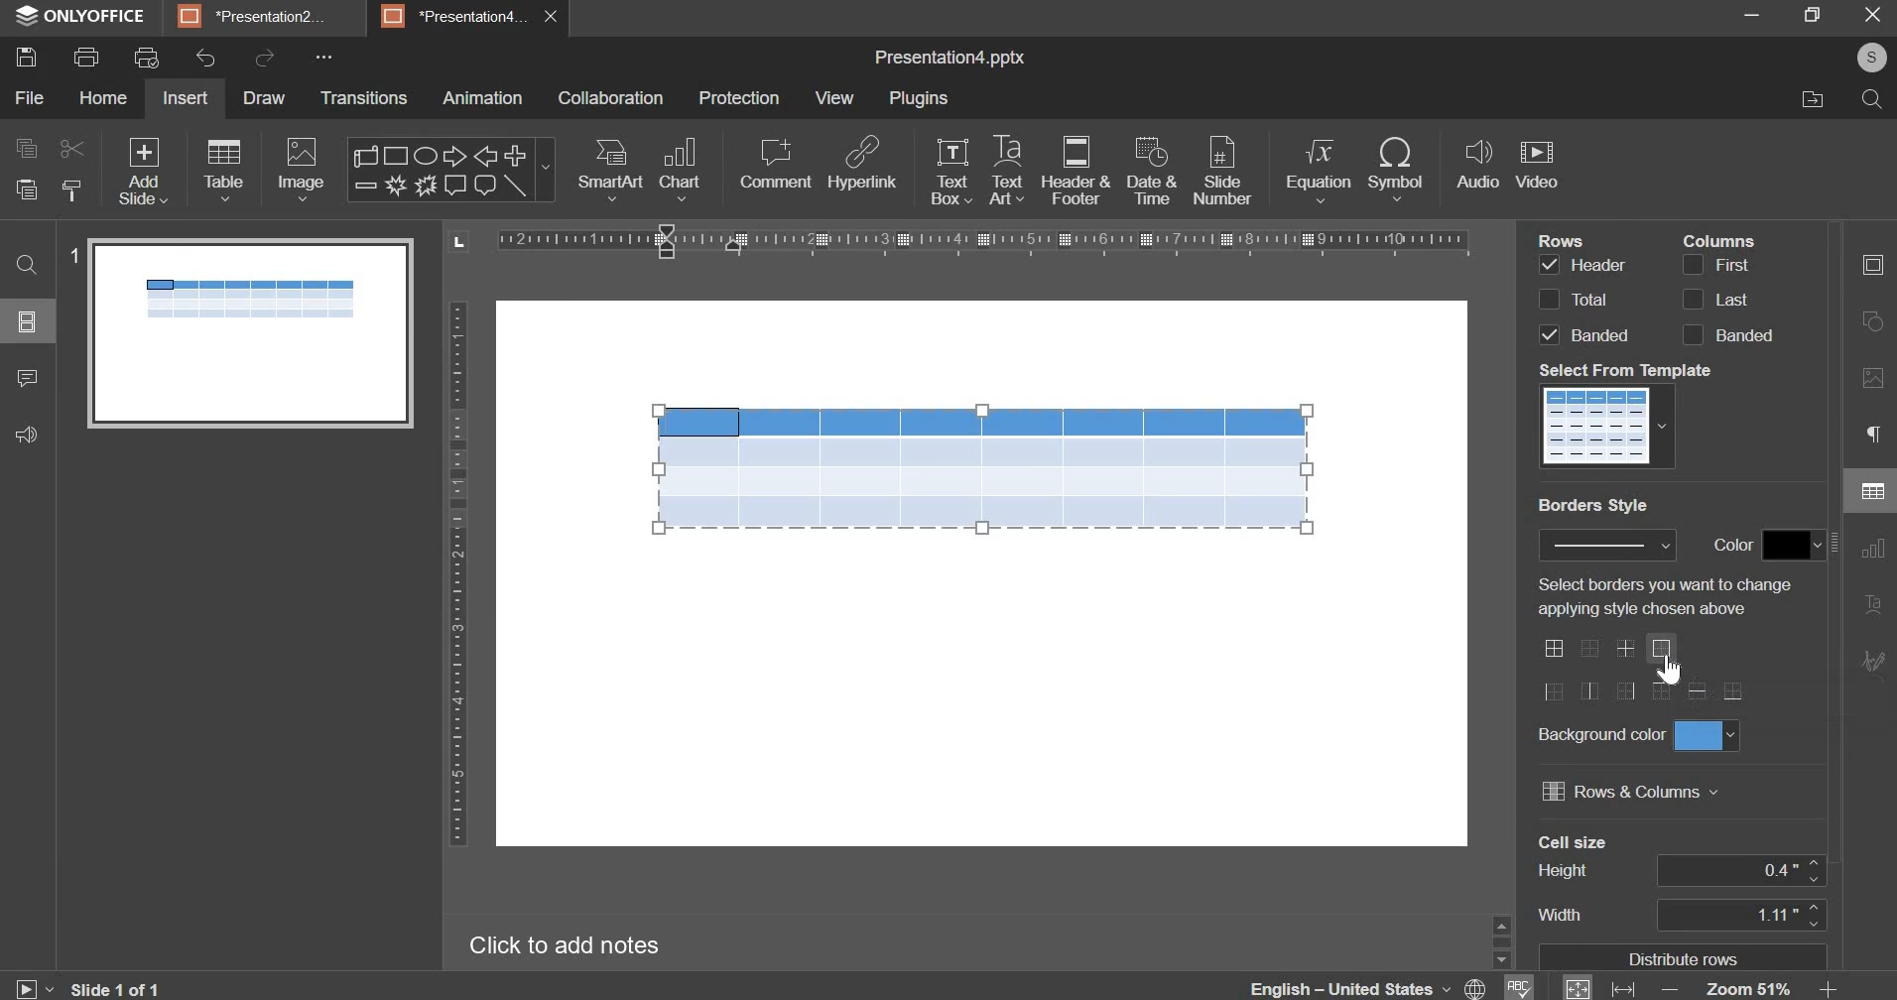  I want to click on spell checking, so click(1520, 987).